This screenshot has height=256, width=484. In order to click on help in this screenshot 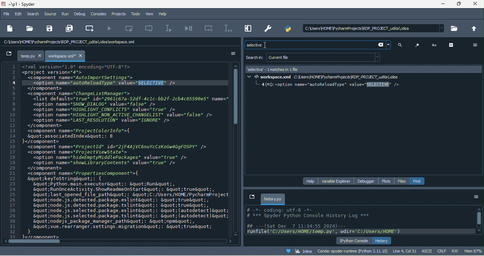, I will do `click(311, 180)`.